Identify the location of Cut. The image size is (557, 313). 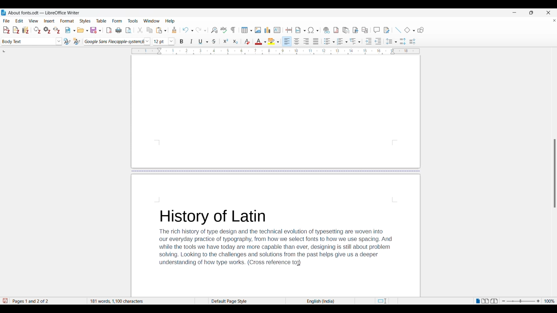
(140, 30).